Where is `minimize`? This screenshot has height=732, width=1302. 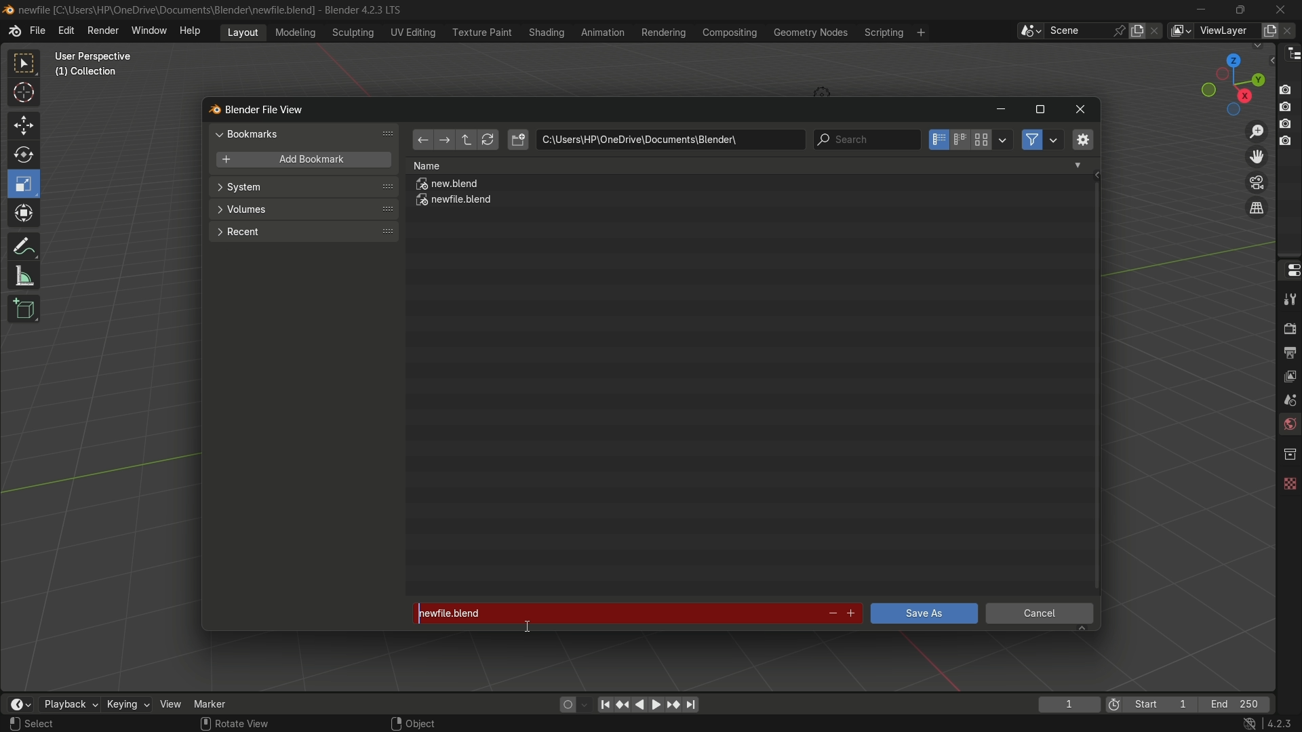 minimize is located at coordinates (1000, 110).